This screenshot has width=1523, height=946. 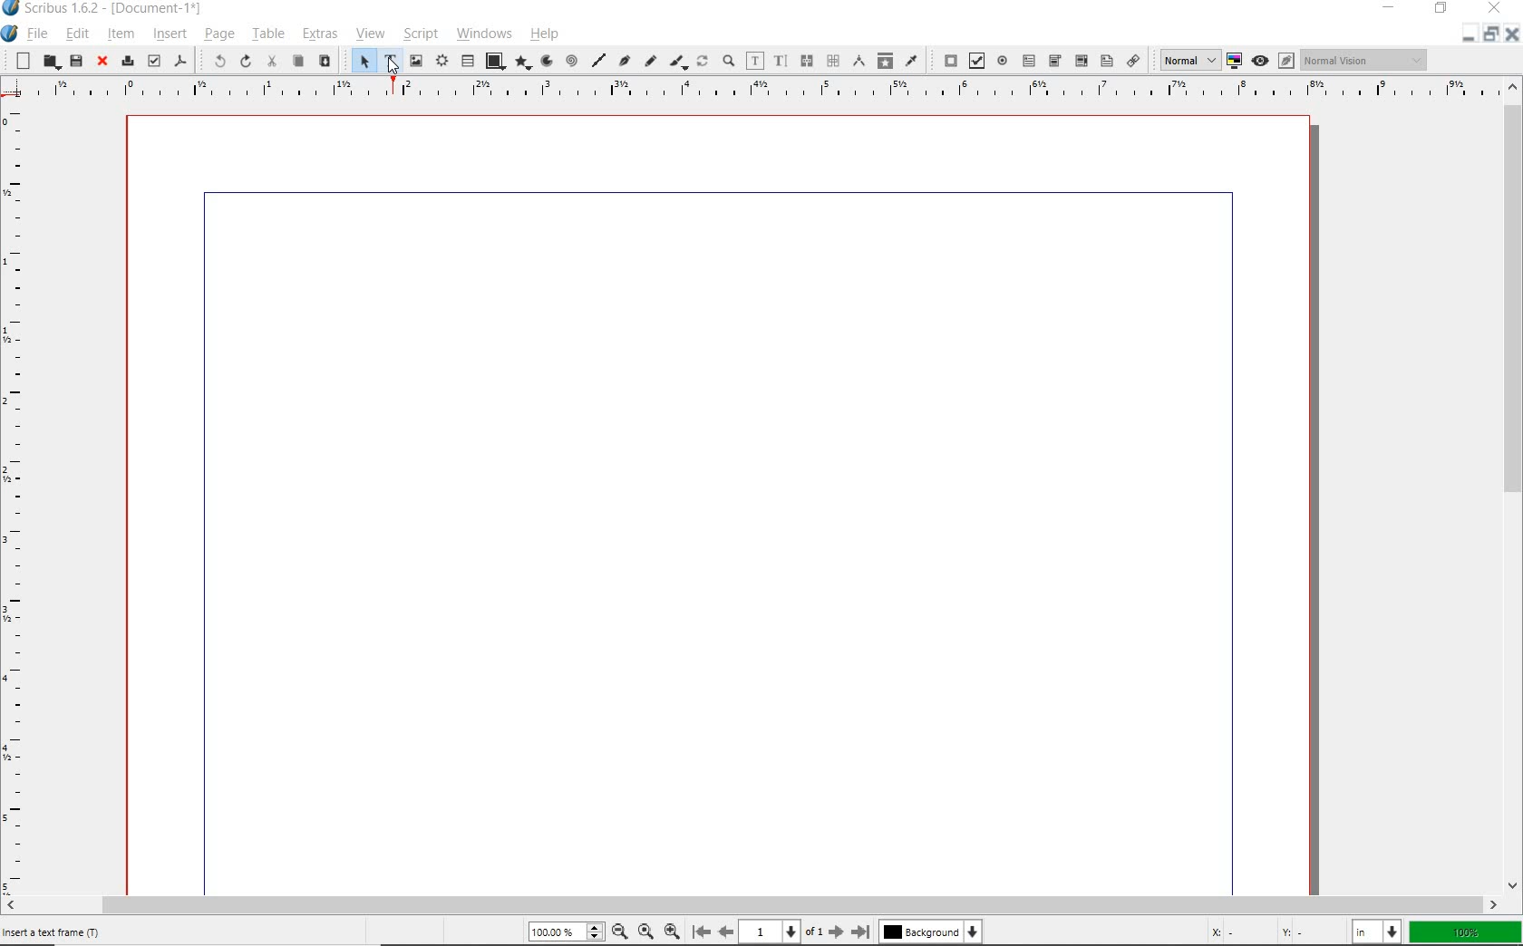 What do you see at coordinates (467, 62) in the screenshot?
I see `table` at bounding box center [467, 62].